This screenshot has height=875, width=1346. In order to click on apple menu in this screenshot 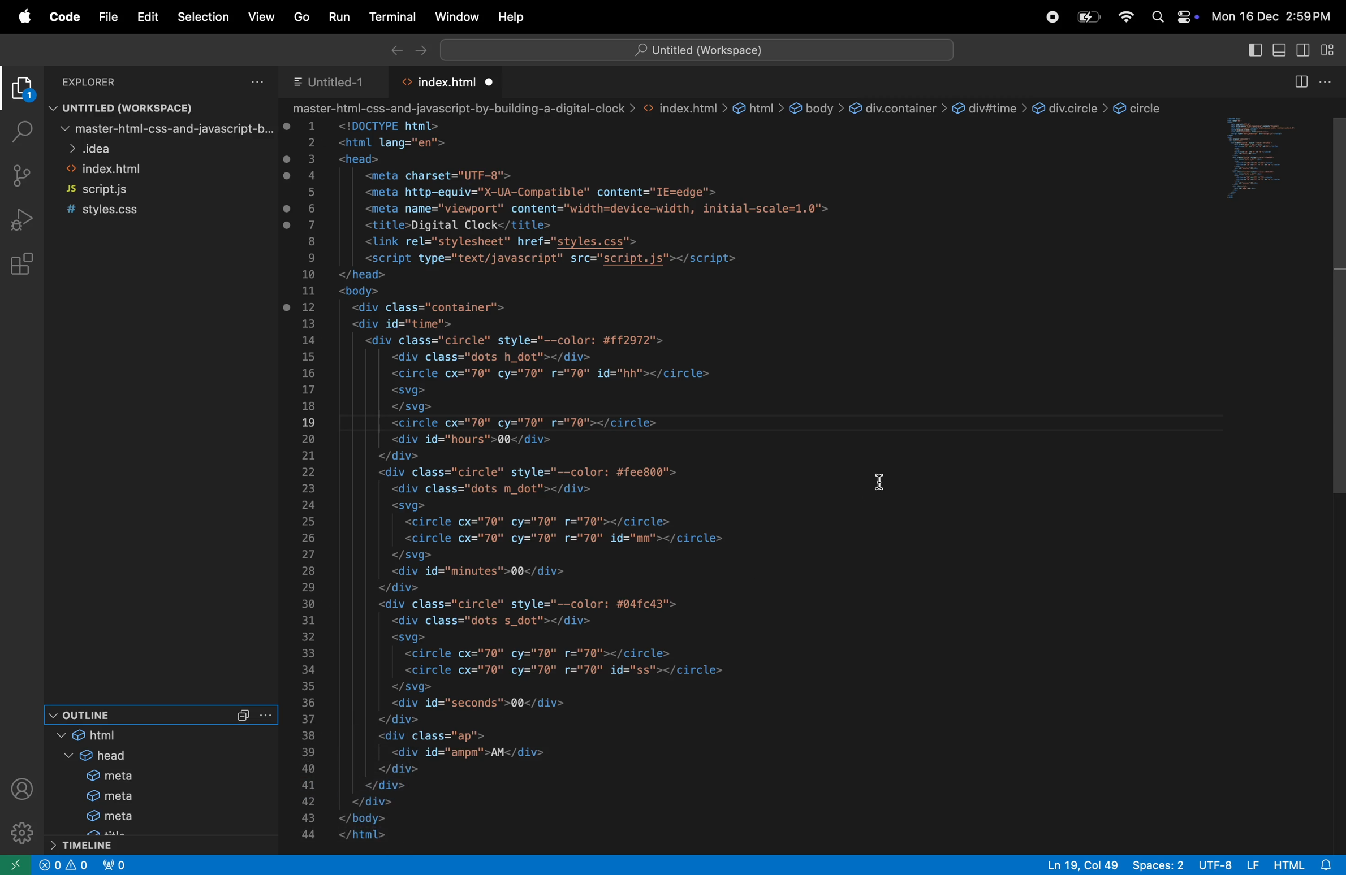, I will do `click(20, 16)`.